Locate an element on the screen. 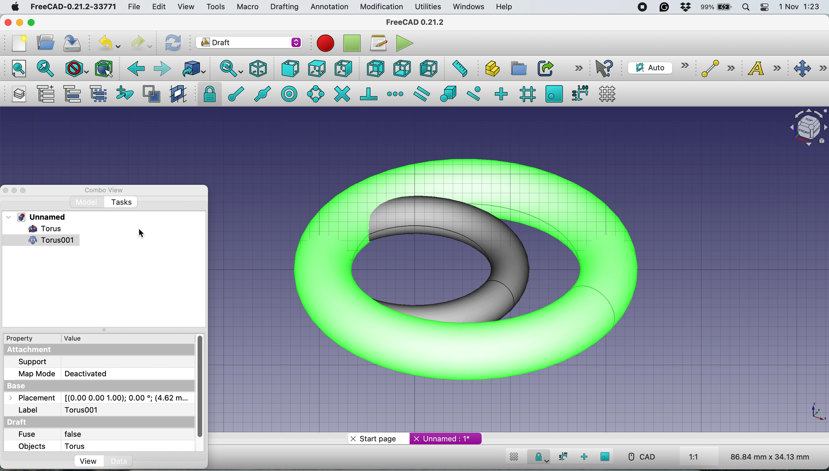 This screenshot has height=471, width=829. utilities is located at coordinates (429, 7).